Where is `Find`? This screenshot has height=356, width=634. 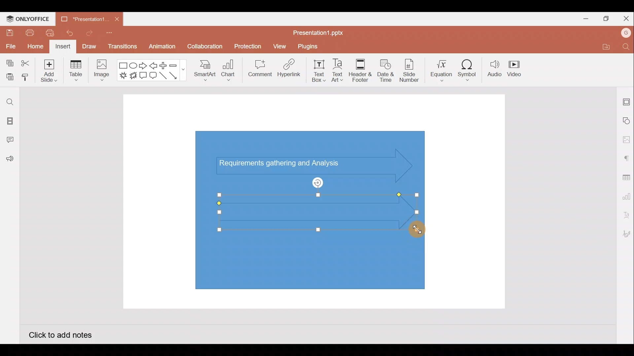
Find is located at coordinates (10, 102).